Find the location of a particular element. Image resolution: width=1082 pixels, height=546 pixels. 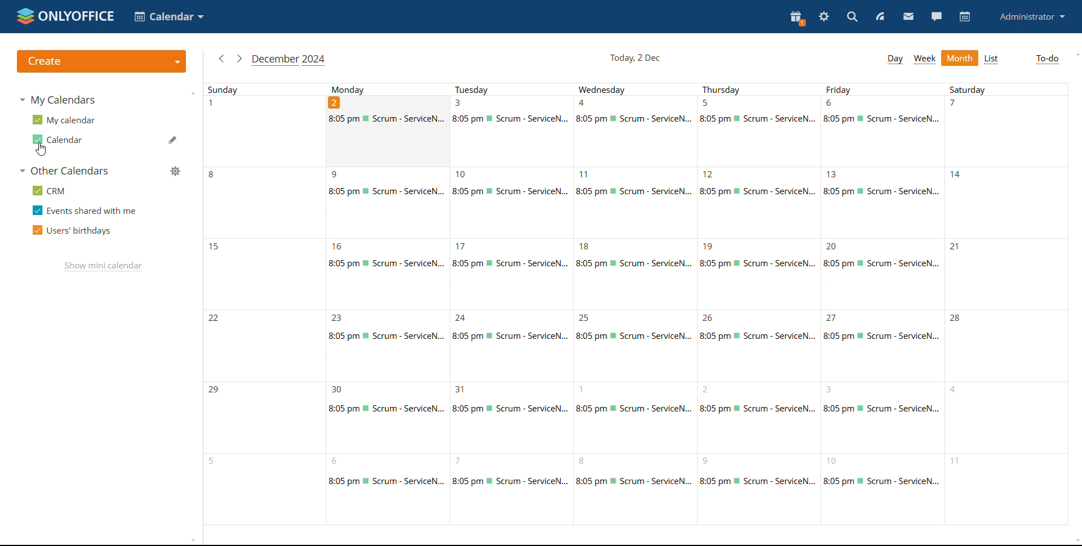

3 is located at coordinates (512, 131).